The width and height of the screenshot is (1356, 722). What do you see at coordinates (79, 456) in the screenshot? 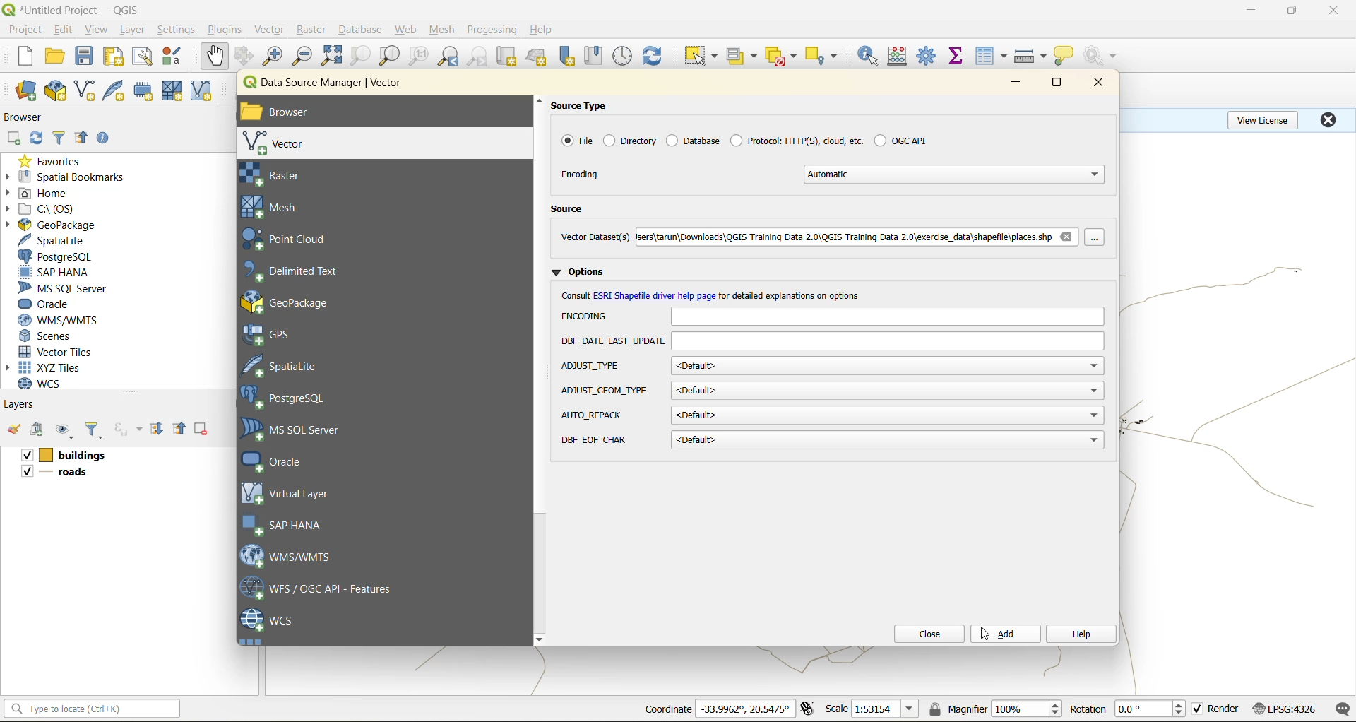
I see `layers` at bounding box center [79, 456].